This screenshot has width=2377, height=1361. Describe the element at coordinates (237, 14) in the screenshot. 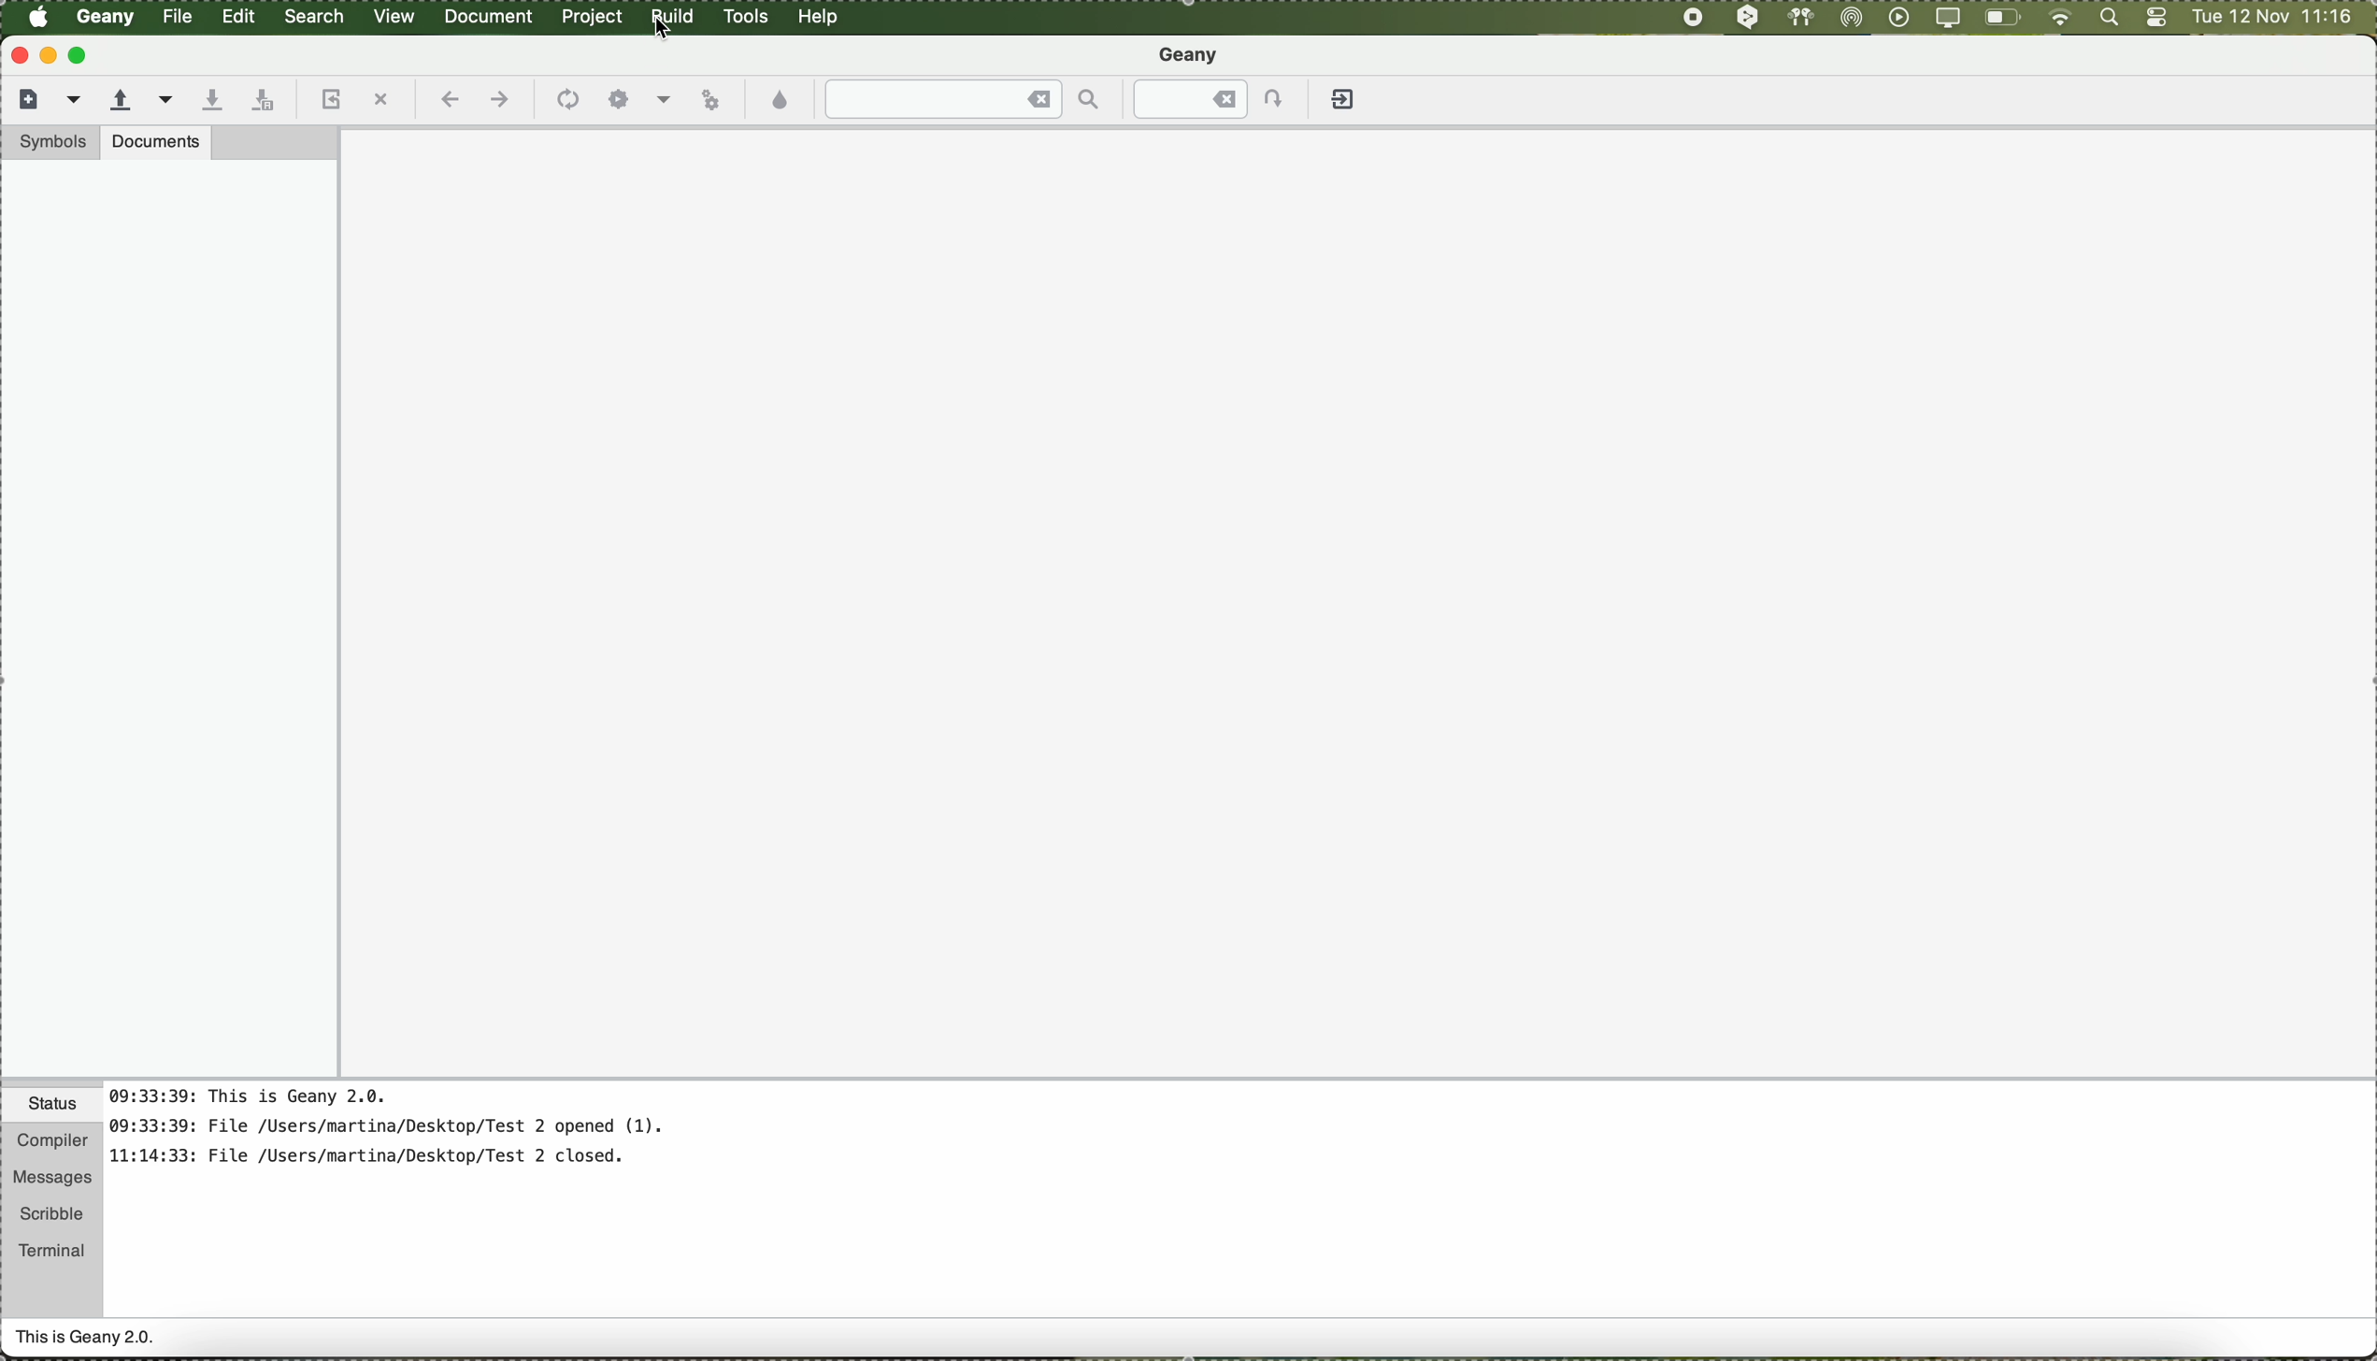

I see `edit` at that location.